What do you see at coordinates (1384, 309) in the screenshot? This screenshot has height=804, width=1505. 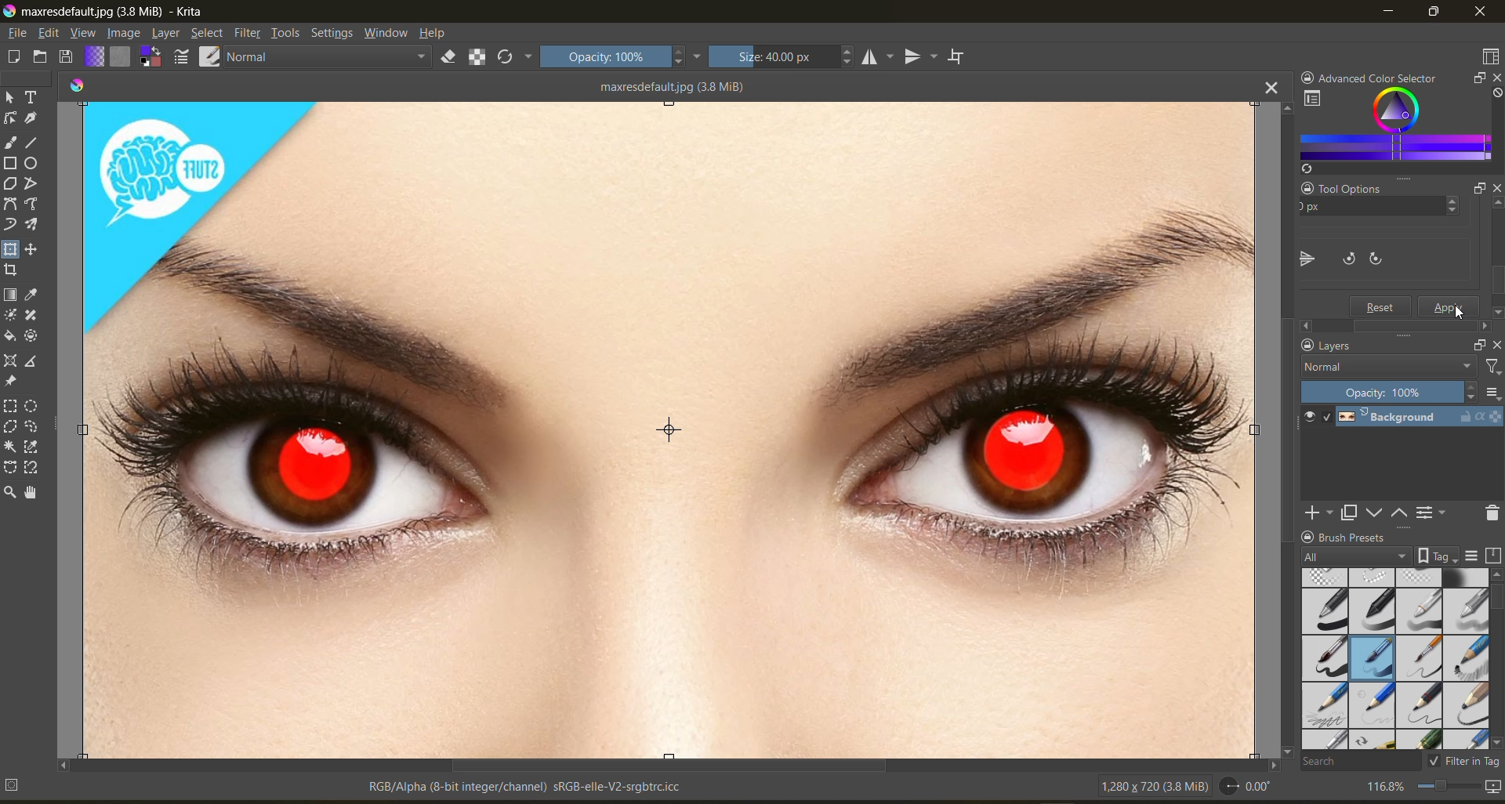 I see `Reset` at bounding box center [1384, 309].